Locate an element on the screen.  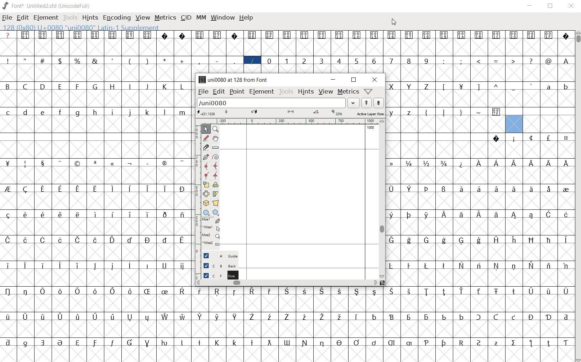
glyph is located at coordinates (461, 317).